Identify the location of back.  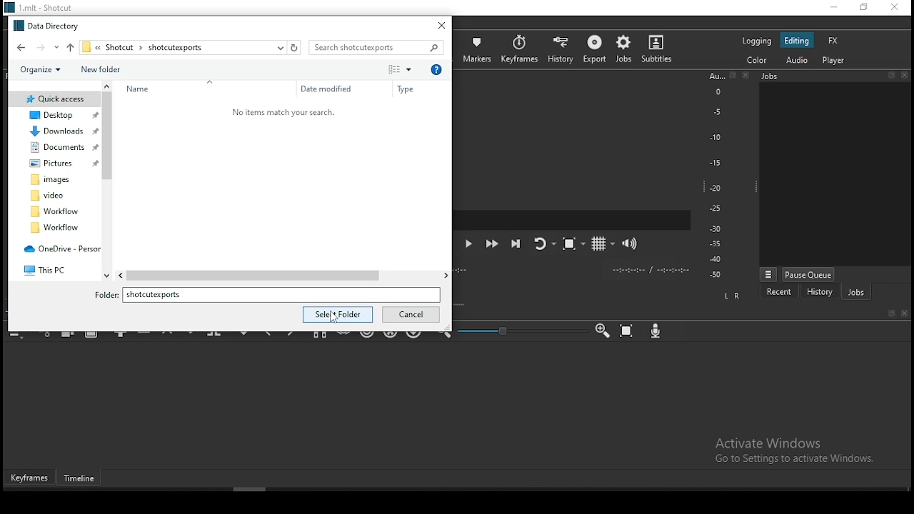
(17, 47).